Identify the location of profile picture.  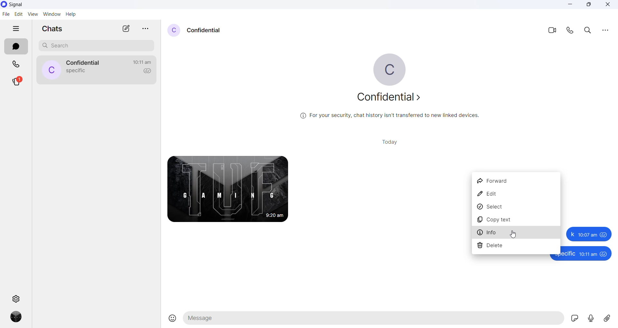
(173, 31).